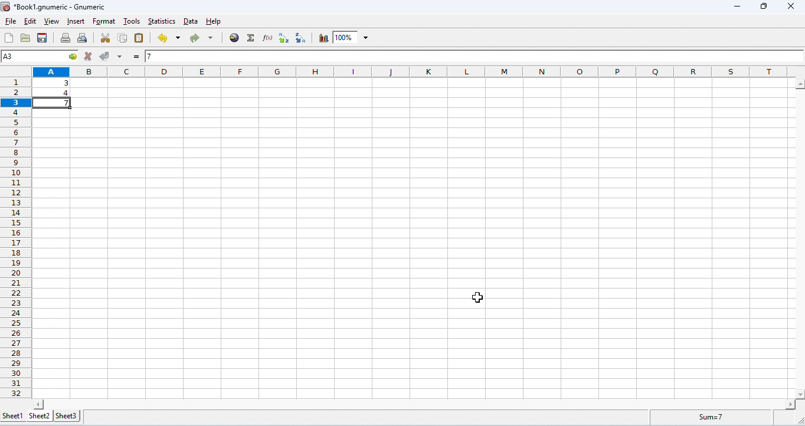 Image resolution: width=805 pixels, height=426 pixels. Describe the element at coordinates (104, 38) in the screenshot. I see `cut` at that location.